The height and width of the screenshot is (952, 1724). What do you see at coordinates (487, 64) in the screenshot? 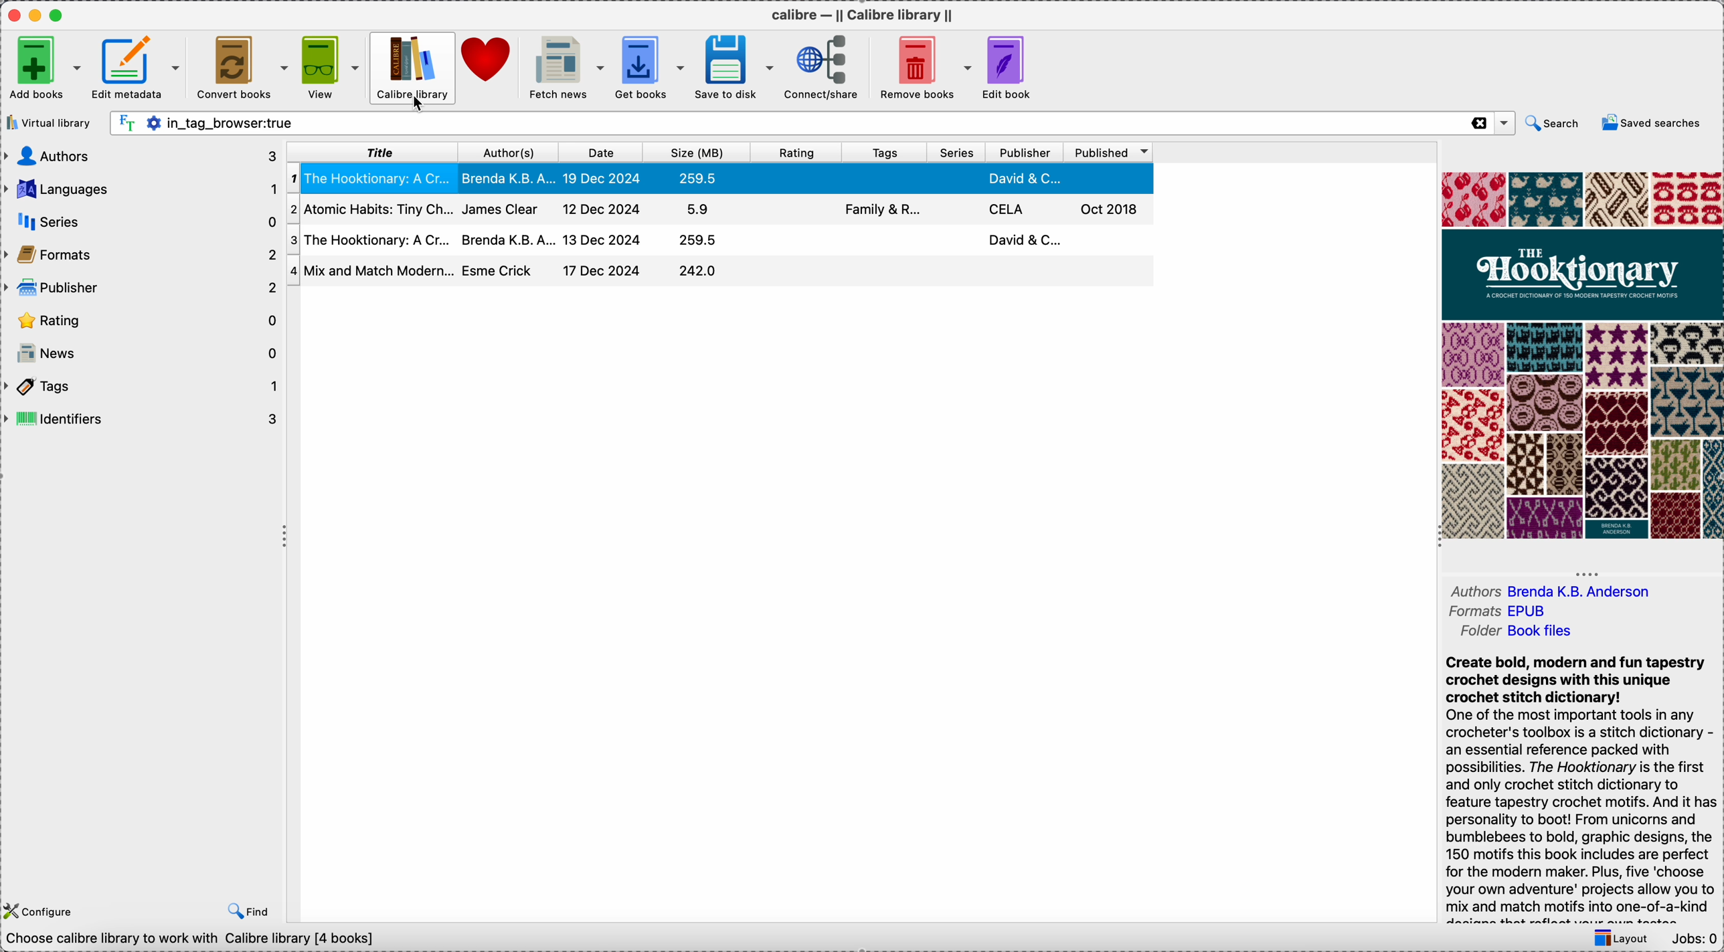
I see `donate` at bounding box center [487, 64].